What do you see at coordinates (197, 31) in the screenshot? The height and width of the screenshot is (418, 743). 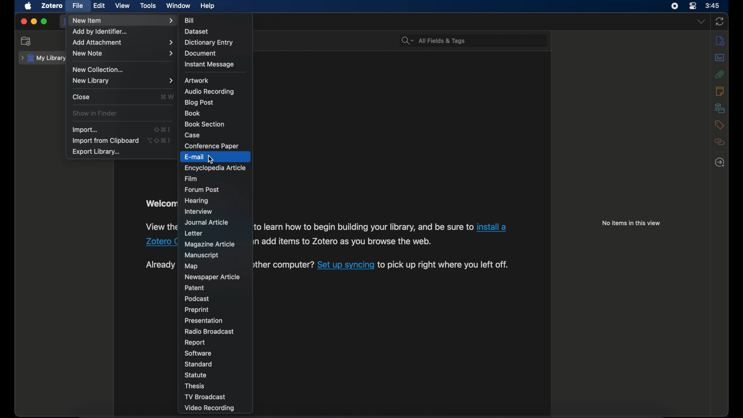 I see `dataset` at bounding box center [197, 31].